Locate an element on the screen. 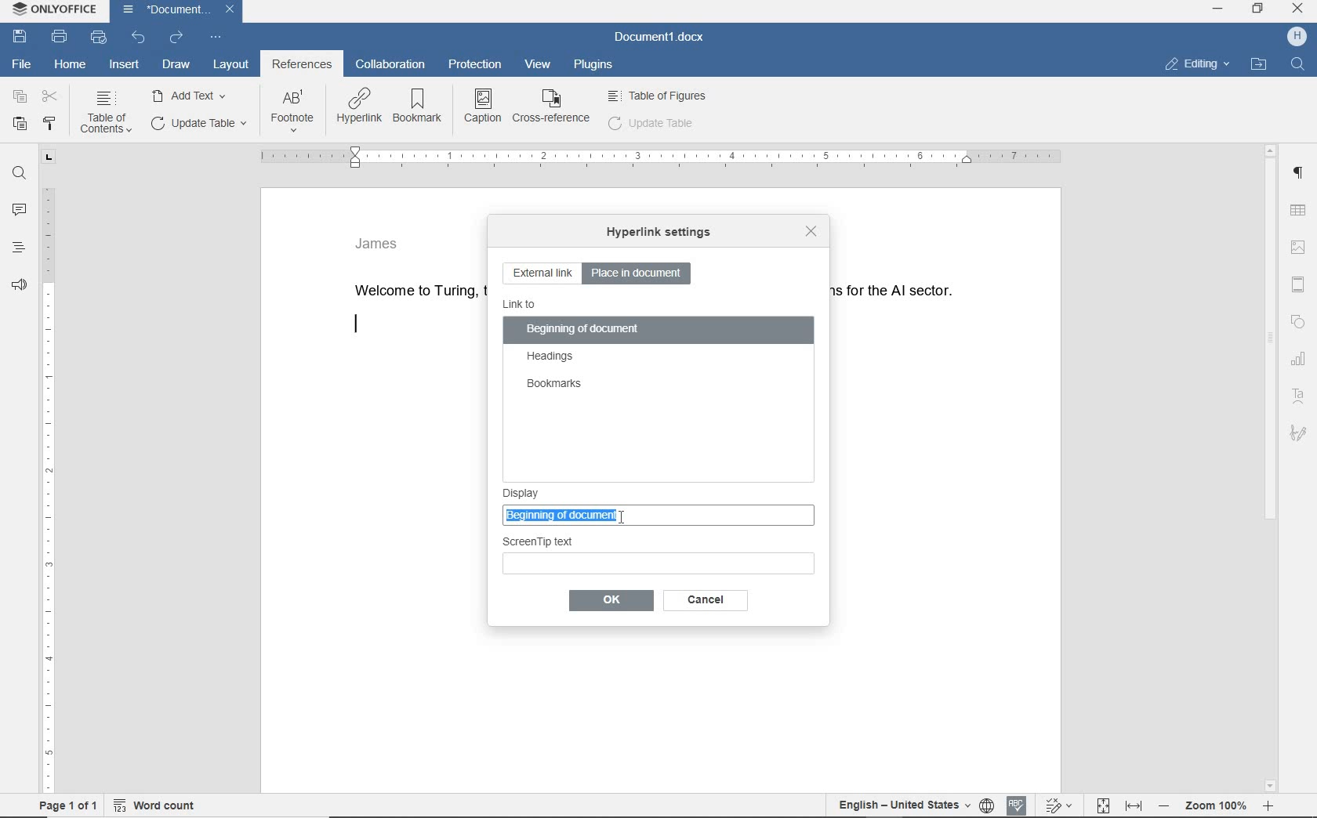  headings is located at coordinates (551, 357).